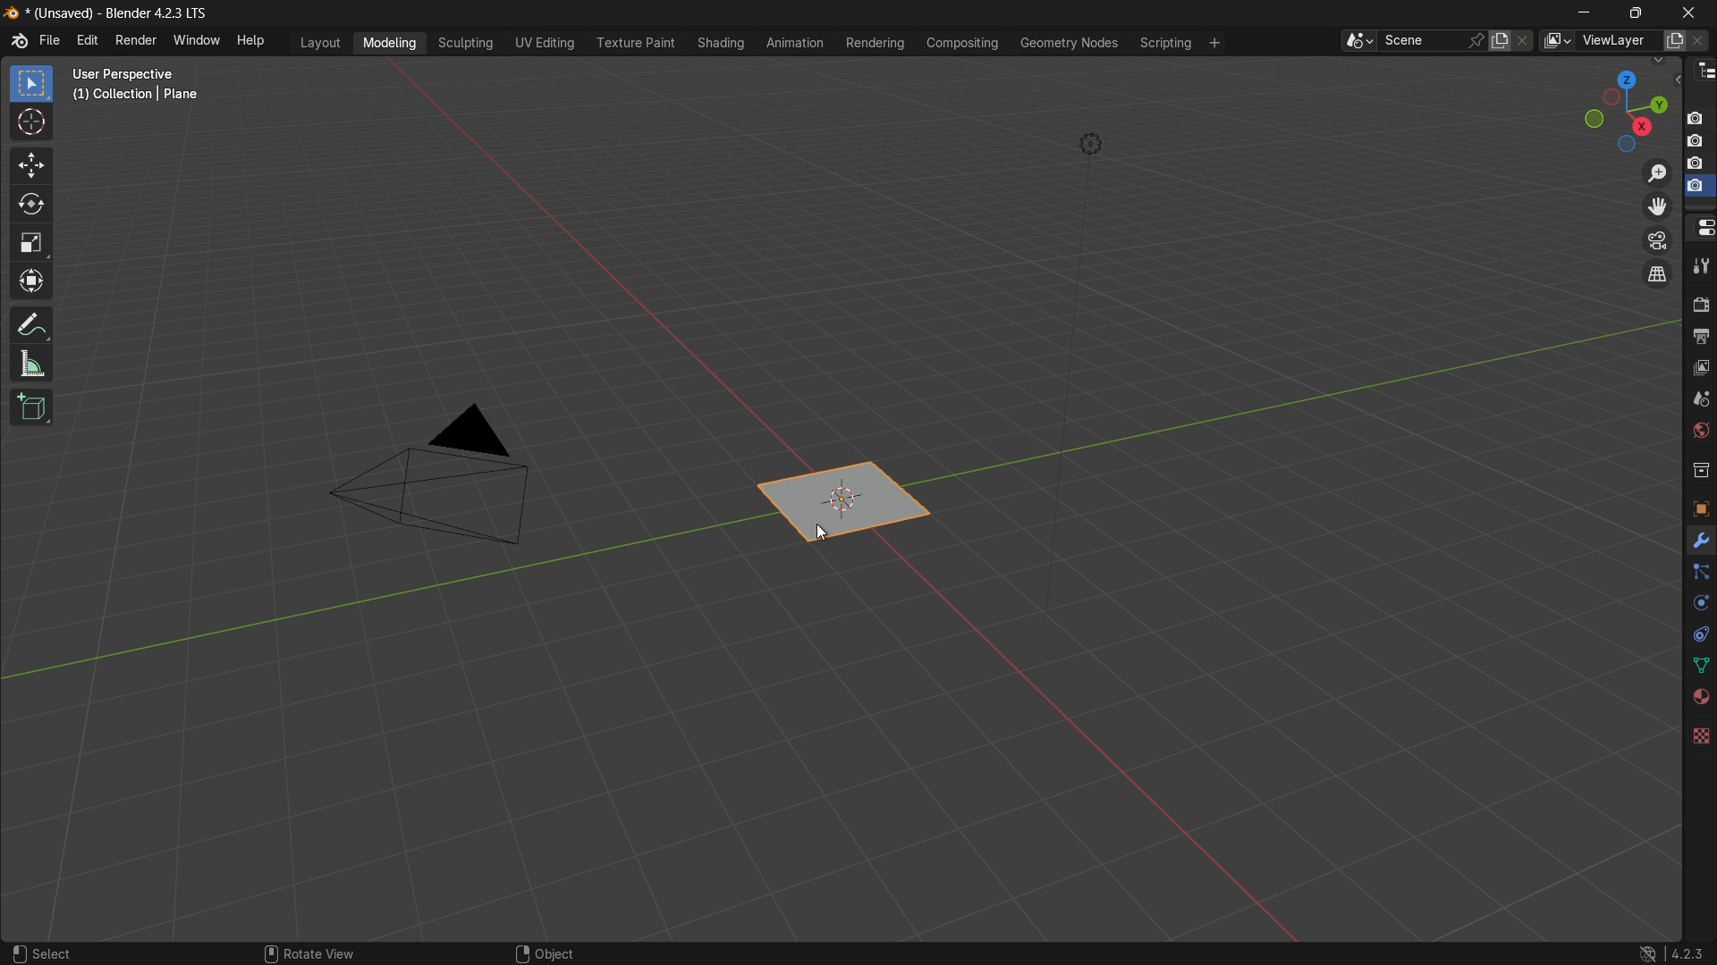 The height and width of the screenshot is (965, 1717). Describe the element at coordinates (1699, 734) in the screenshot. I see `texture` at that location.